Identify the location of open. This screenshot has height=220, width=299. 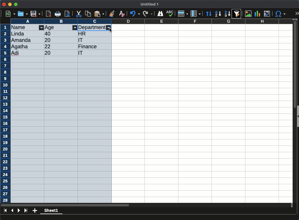
(23, 14).